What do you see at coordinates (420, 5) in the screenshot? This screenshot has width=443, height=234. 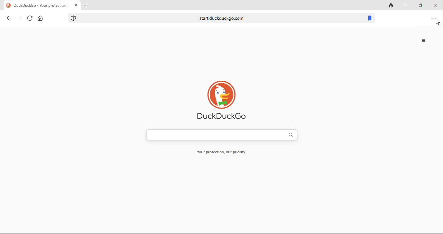 I see `maximize` at bounding box center [420, 5].